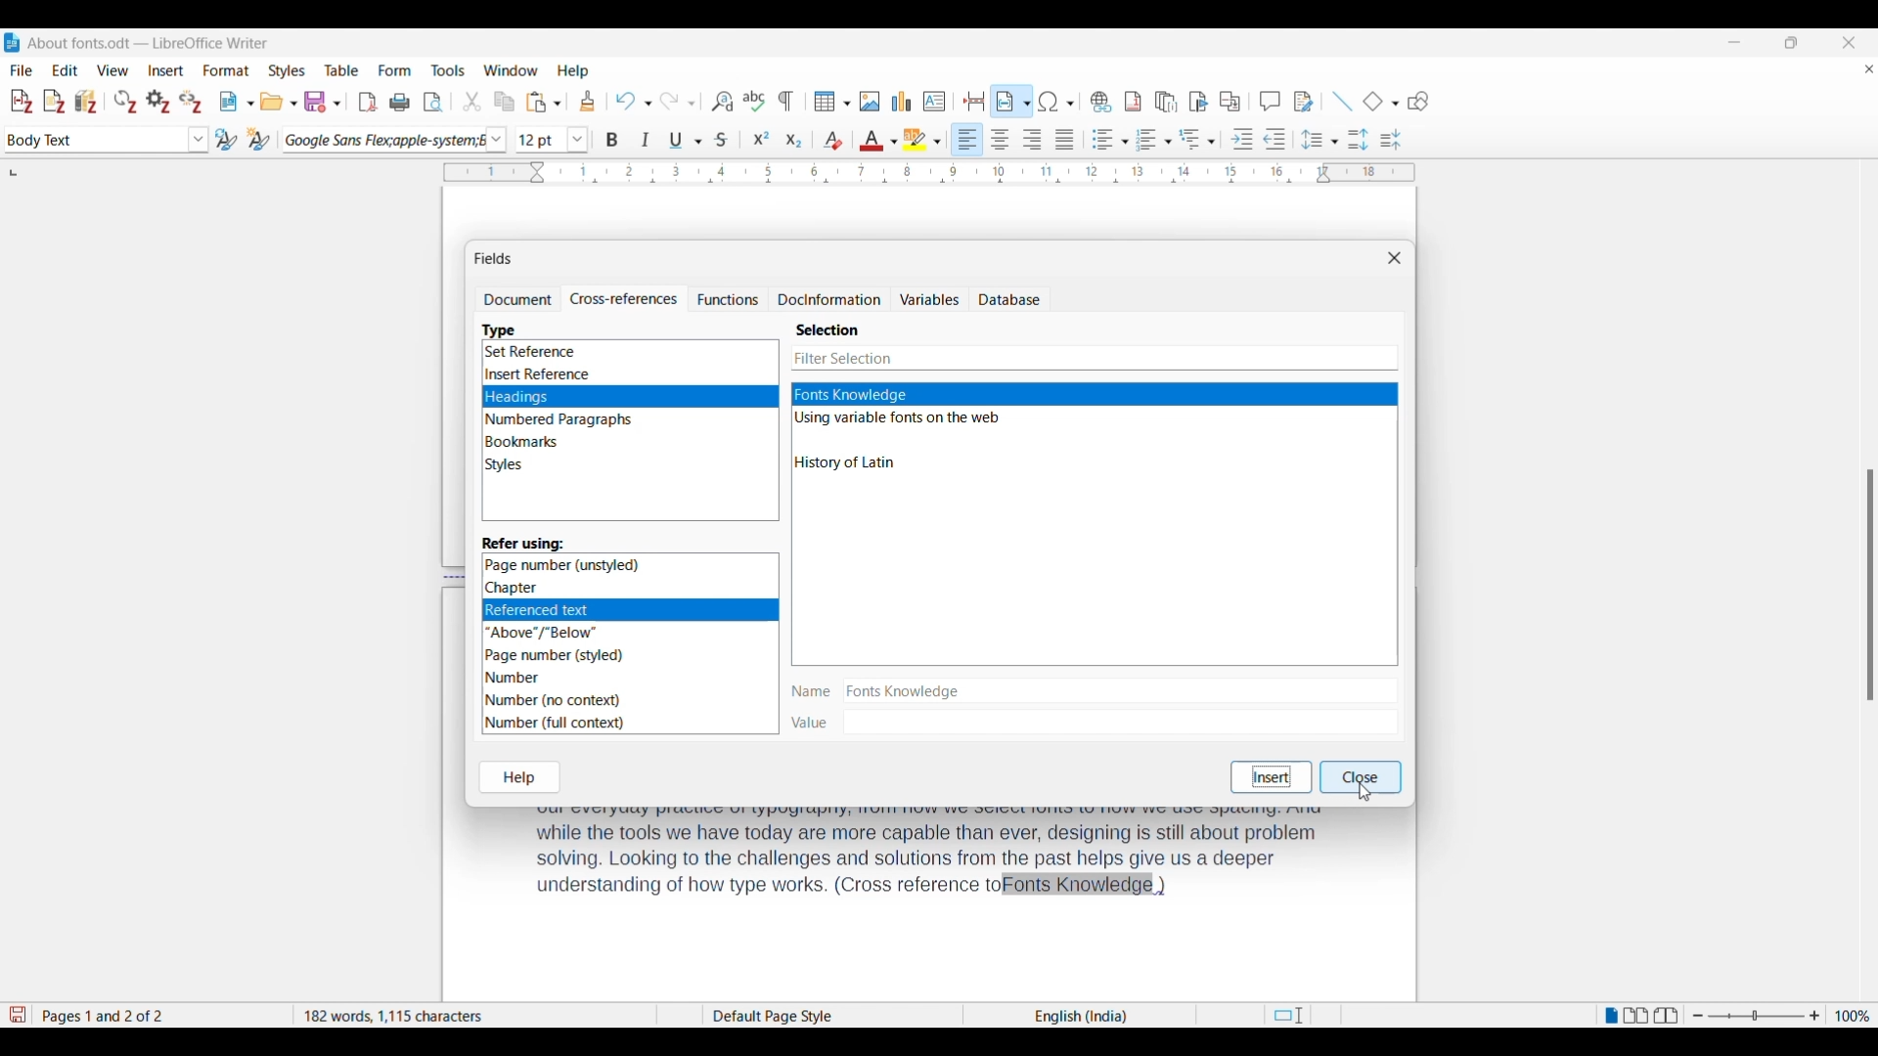 Image resolution: width=1878 pixels, height=1056 pixels. I want to click on Book view, so click(1667, 1015).